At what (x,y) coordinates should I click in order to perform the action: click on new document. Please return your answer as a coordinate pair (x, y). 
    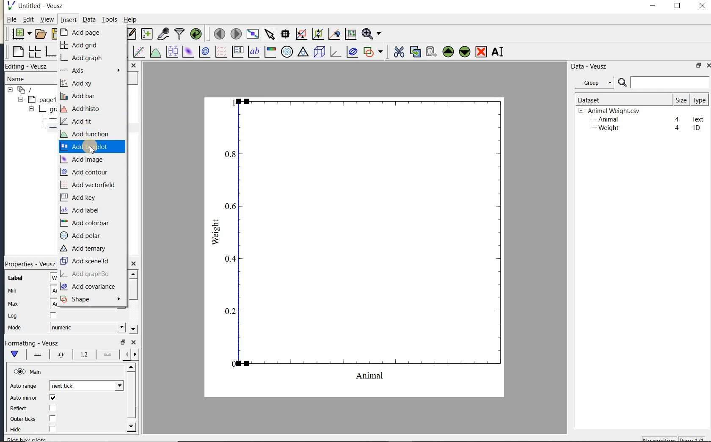
    Looking at the image, I should click on (19, 34).